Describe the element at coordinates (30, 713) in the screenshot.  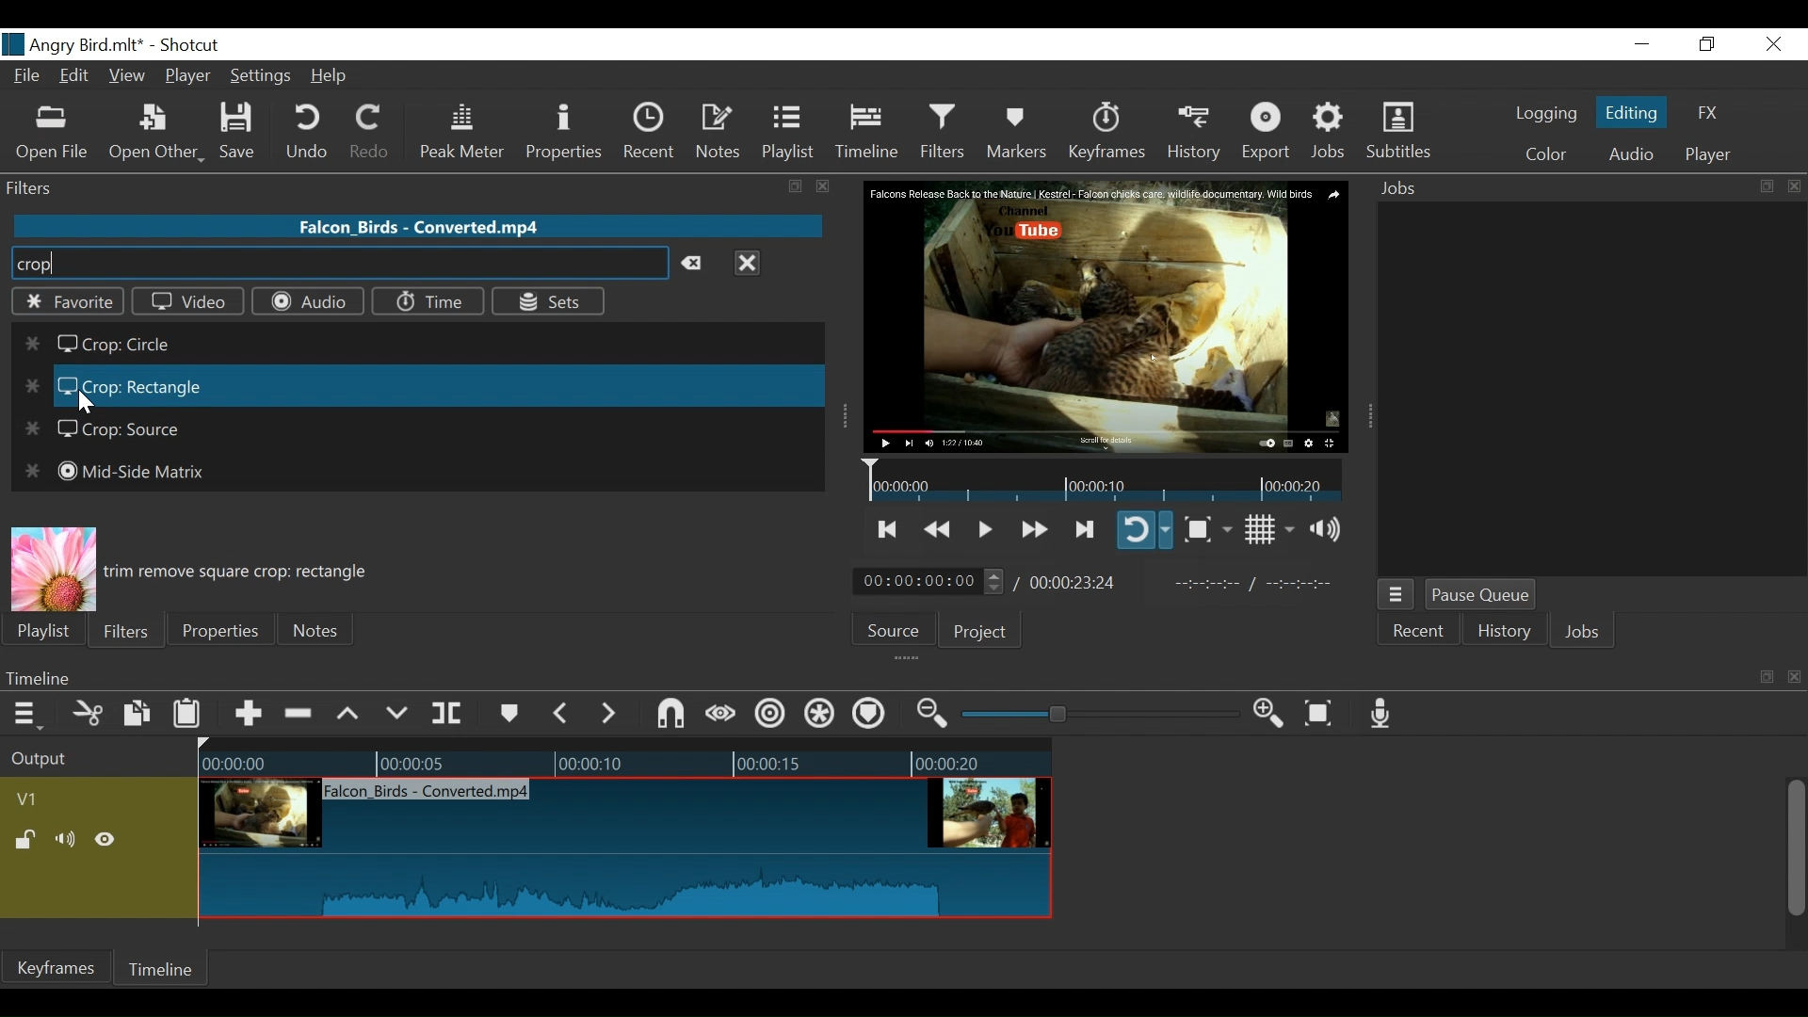
I see `Timeline menu` at that location.